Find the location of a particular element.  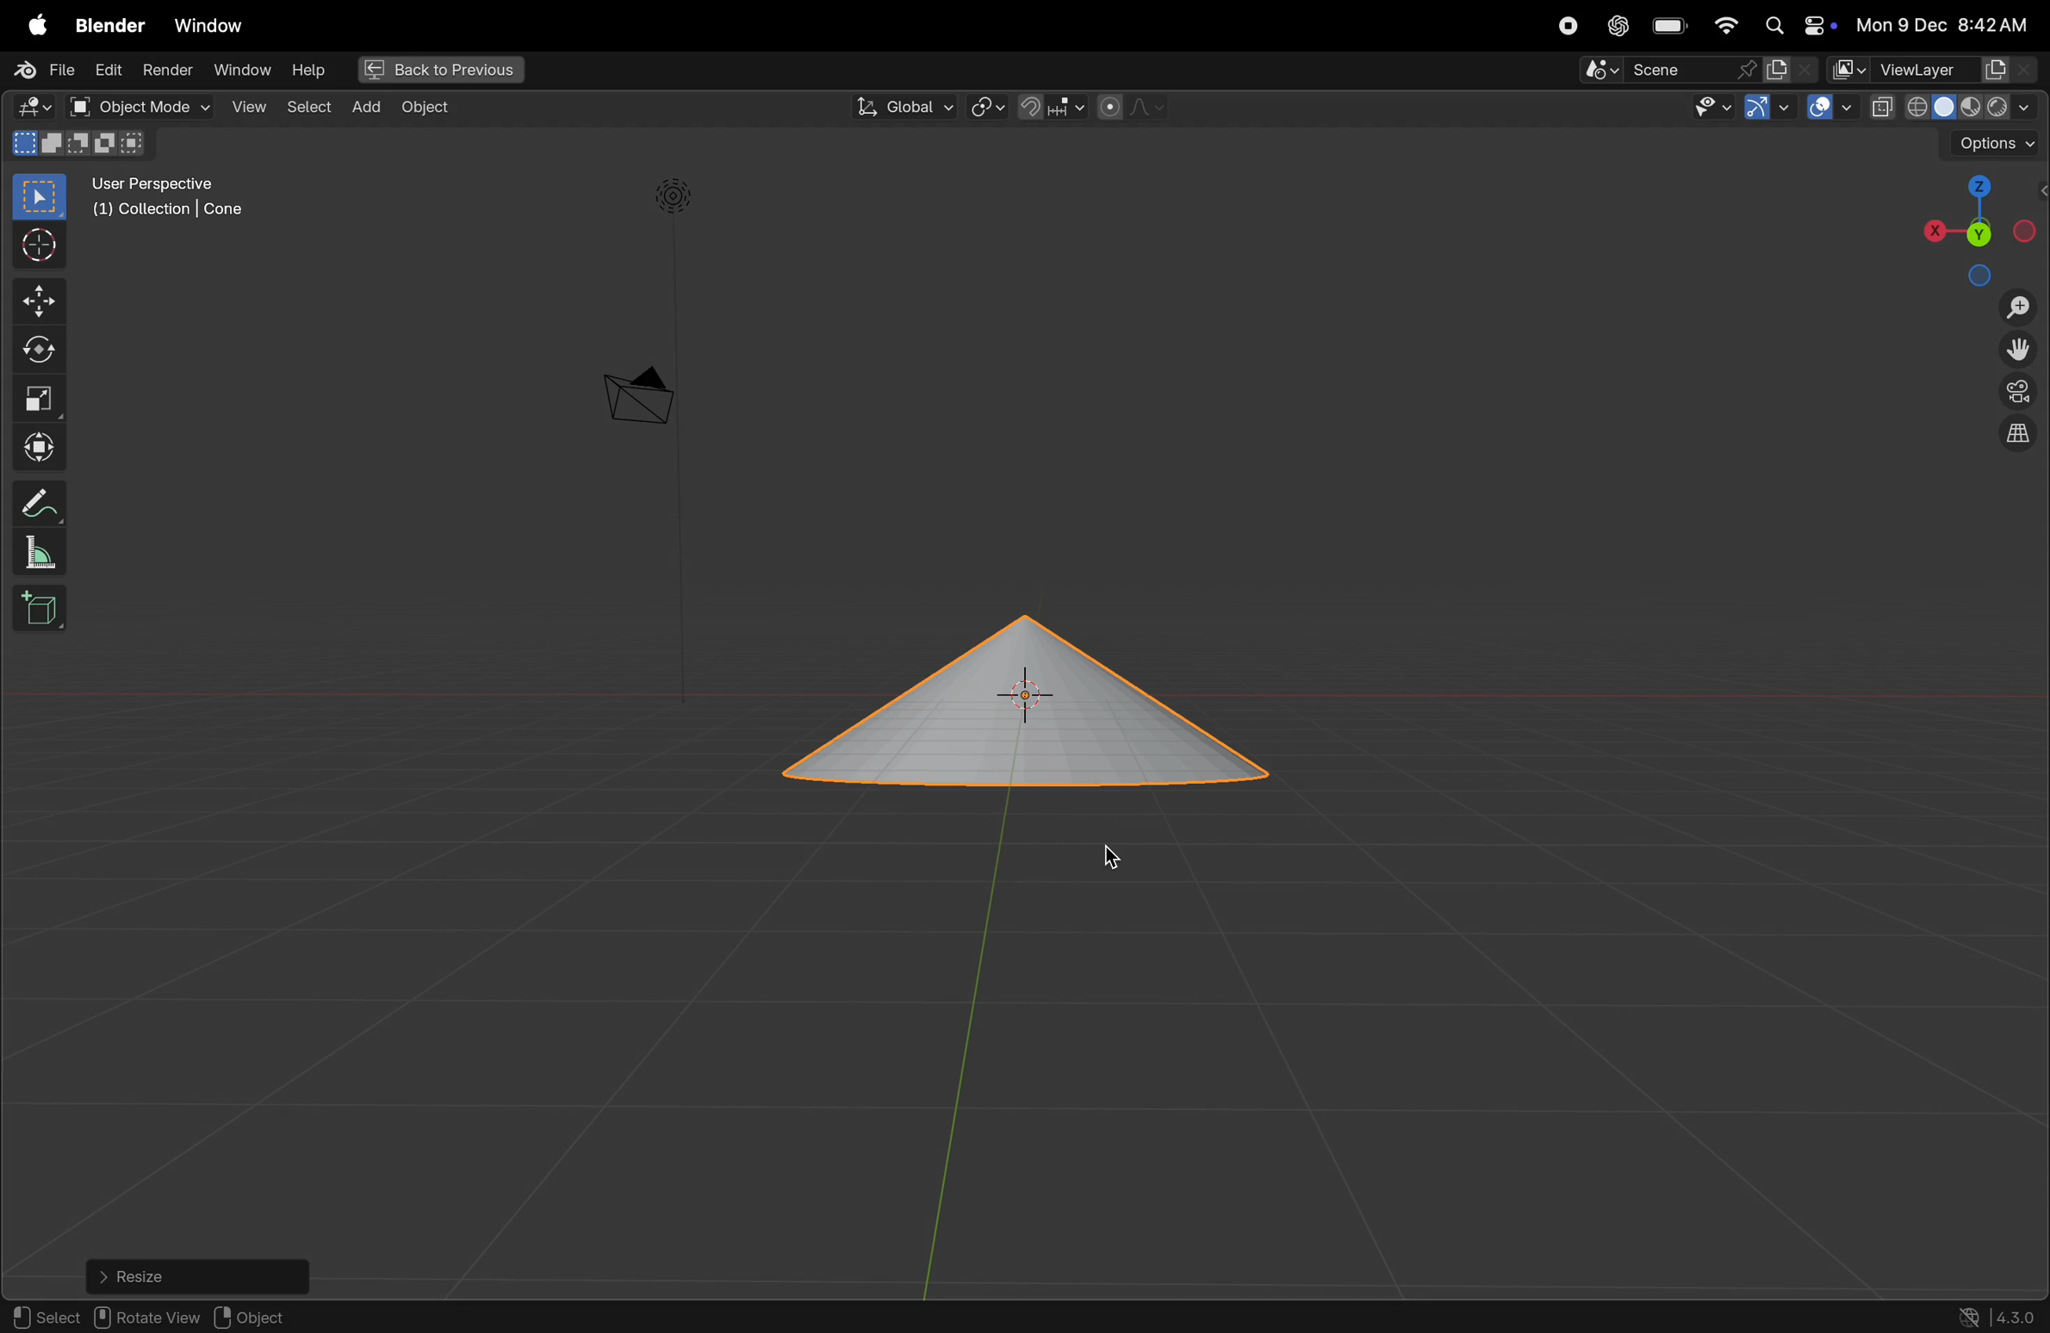

date and time is located at coordinates (1941, 24).